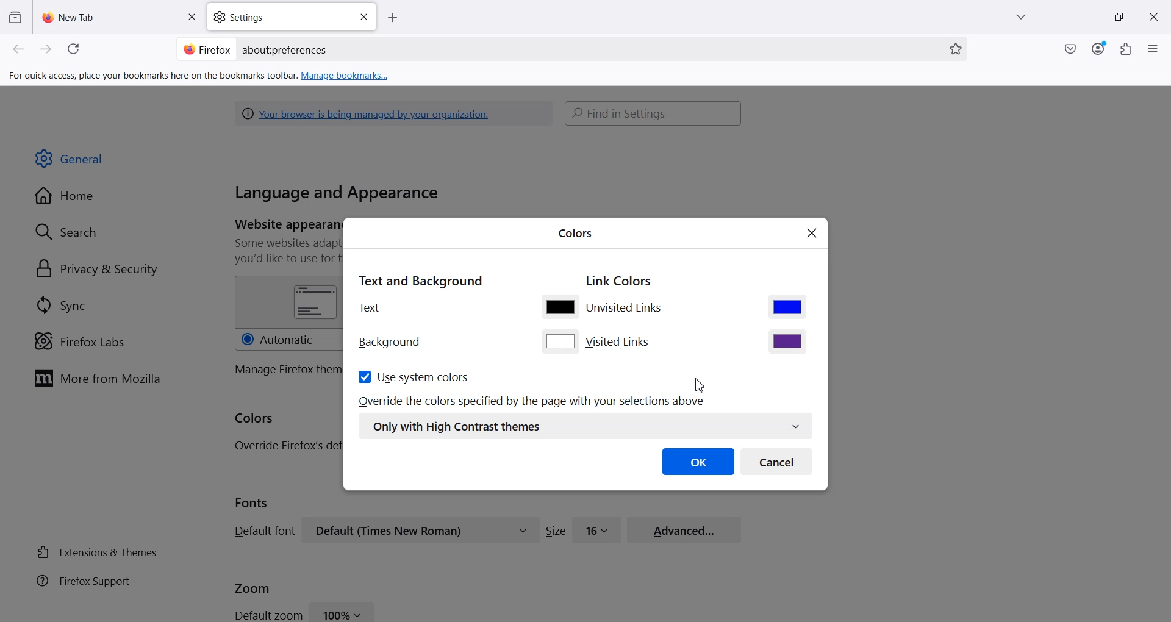 This screenshot has width=1171, height=622. Describe the element at coordinates (370, 307) in the screenshot. I see `Text` at that location.